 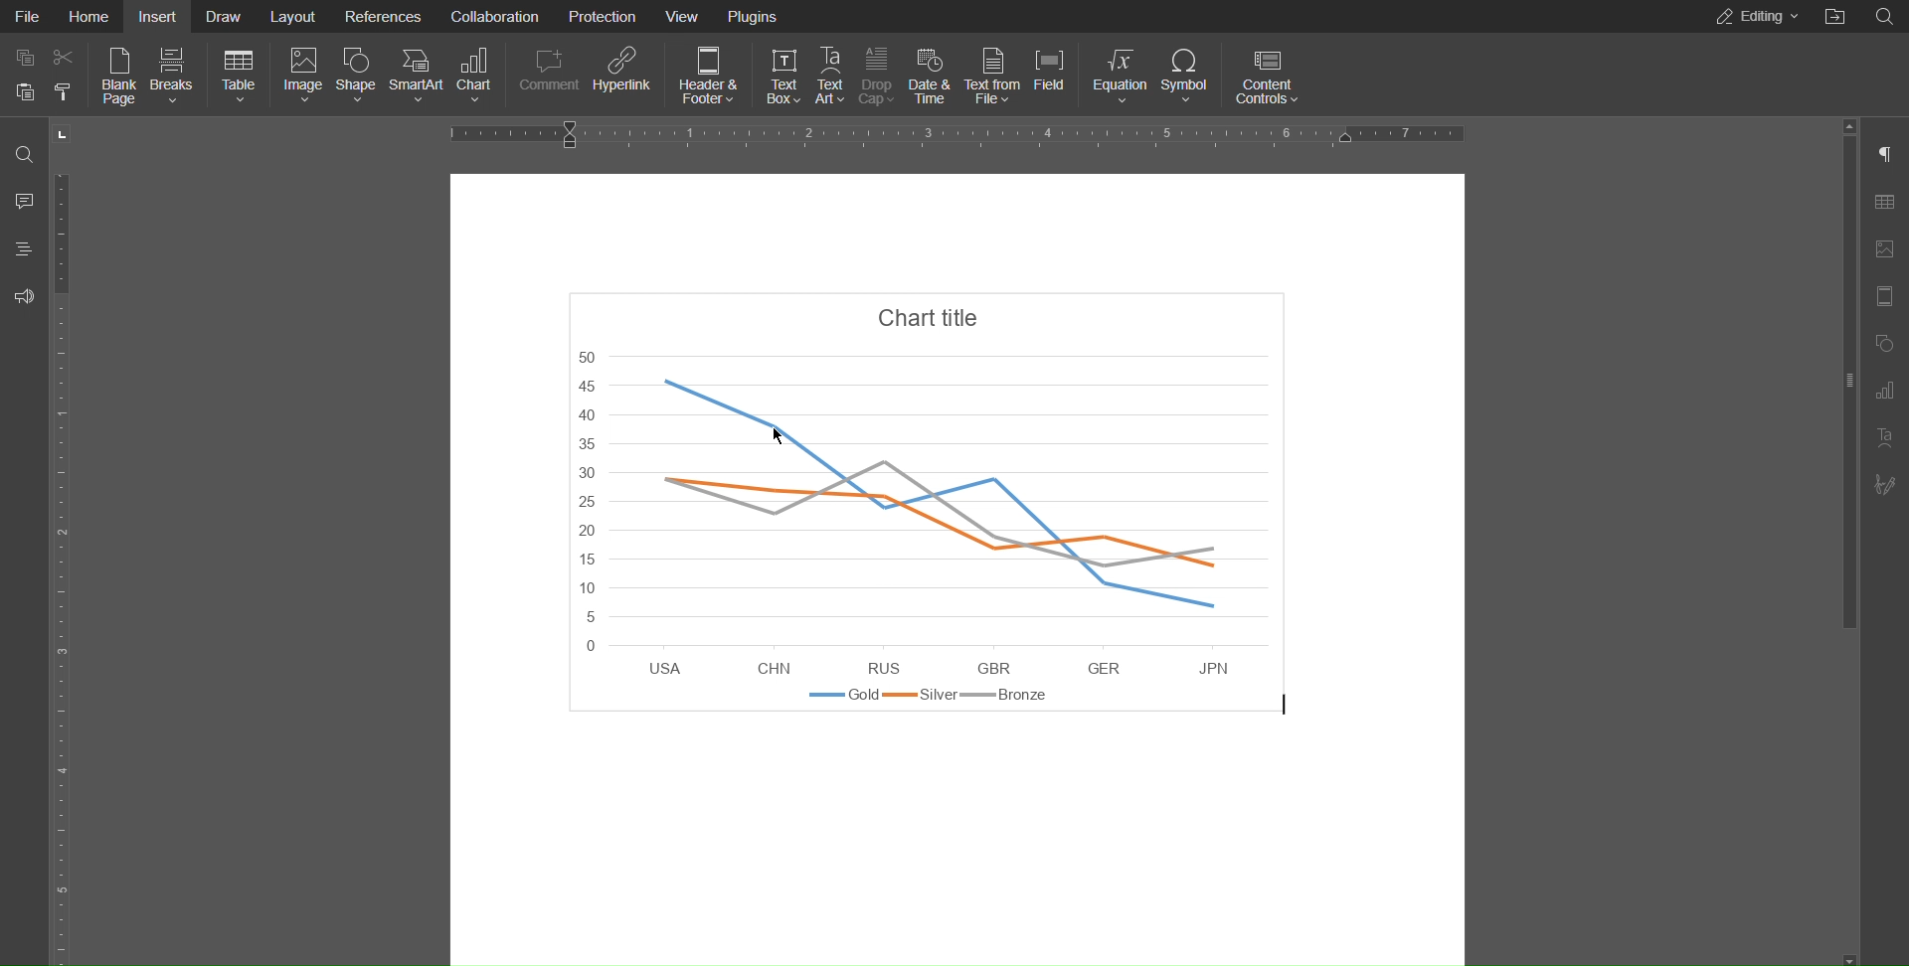 What do you see at coordinates (68, 563) in the screenshot?
I see `Vertical Ruler` at bounding box center [68, 563].